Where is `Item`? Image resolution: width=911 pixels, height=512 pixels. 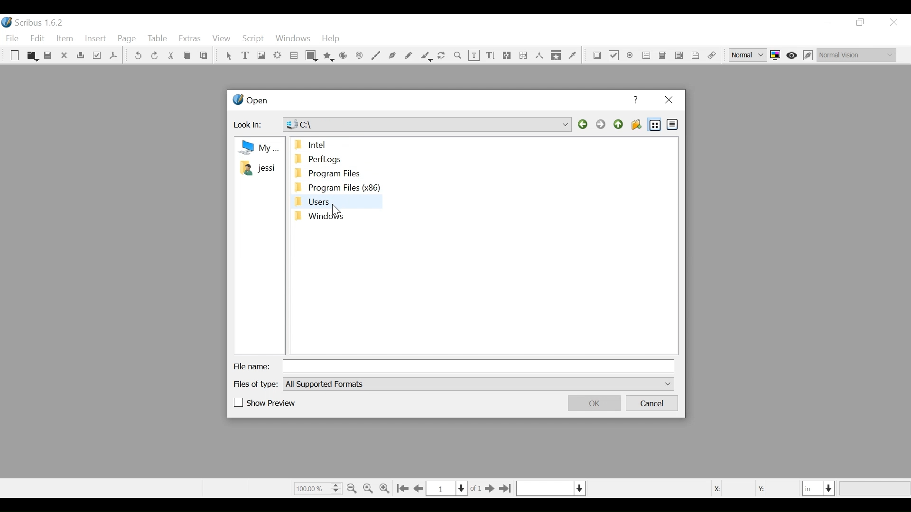
Item is located at coordinates (64, 39).